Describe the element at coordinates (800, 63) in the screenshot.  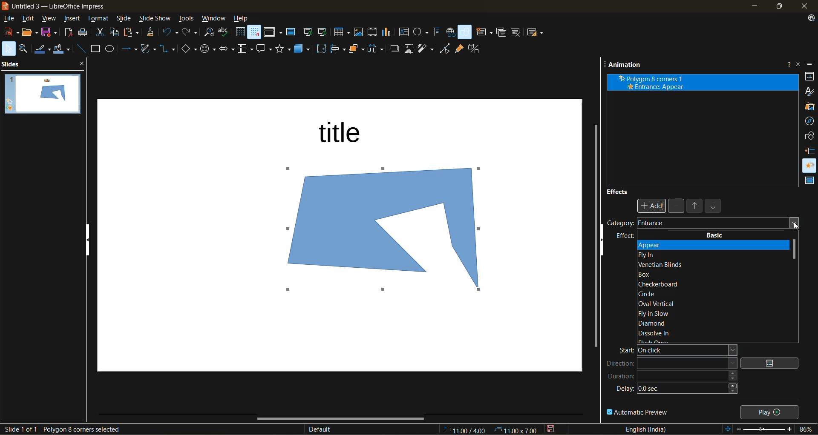
I see `close sidebar deck` at that location.